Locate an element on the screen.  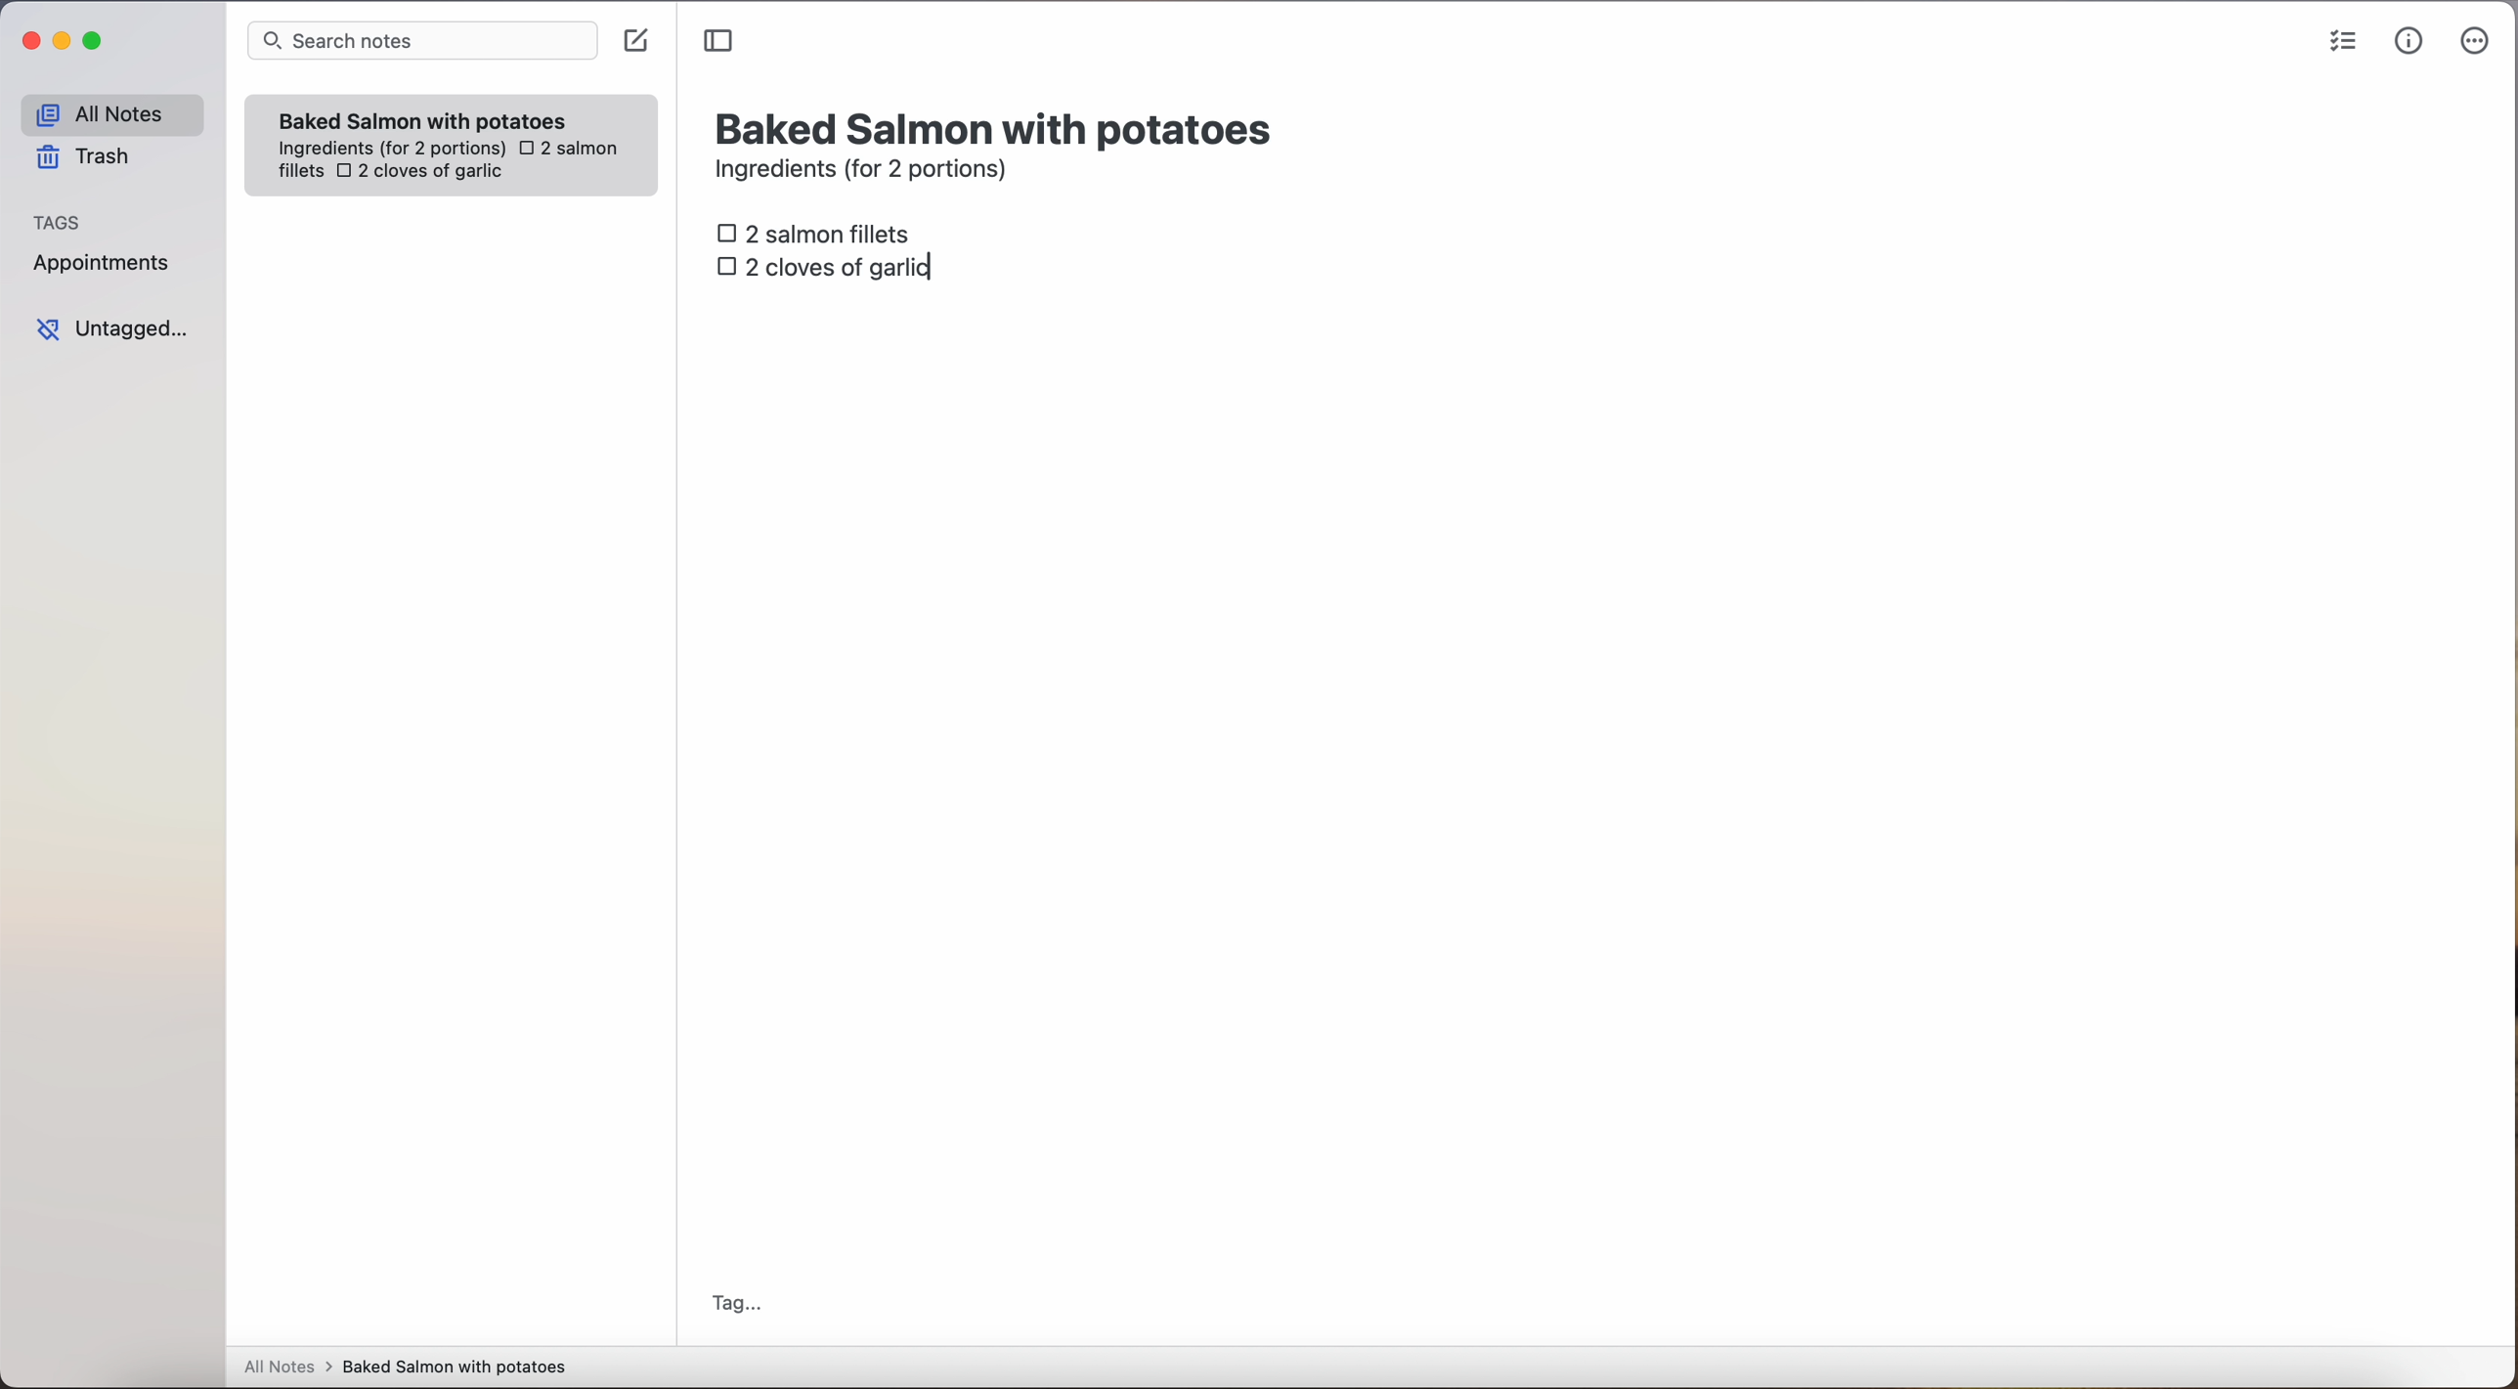
create note is located at coordinates (634, 41).